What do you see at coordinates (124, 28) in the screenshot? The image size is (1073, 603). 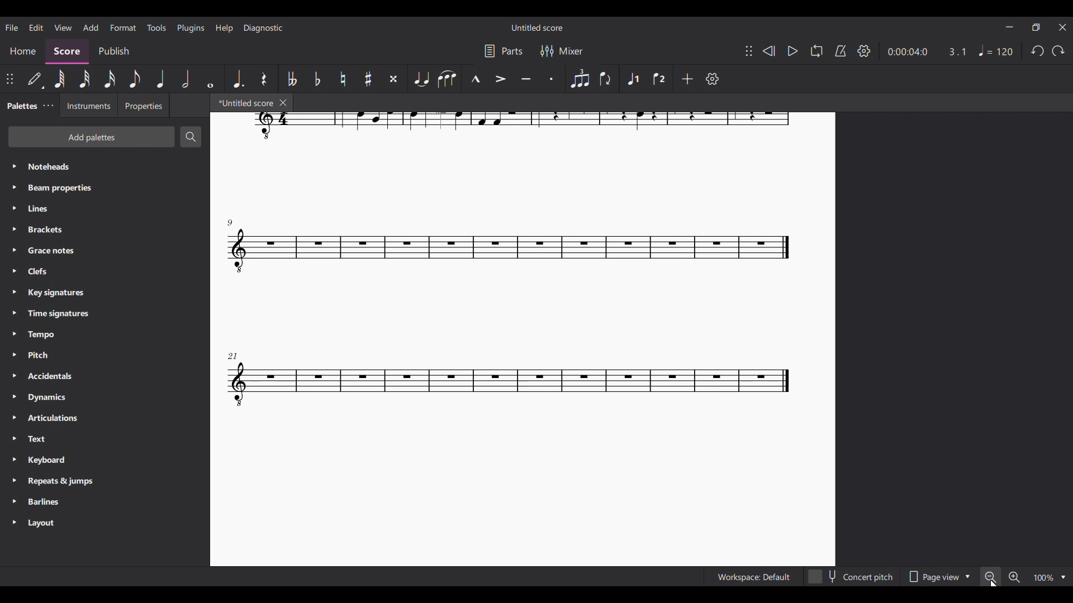 I see `Format menu` at bounding box center [124, 28].